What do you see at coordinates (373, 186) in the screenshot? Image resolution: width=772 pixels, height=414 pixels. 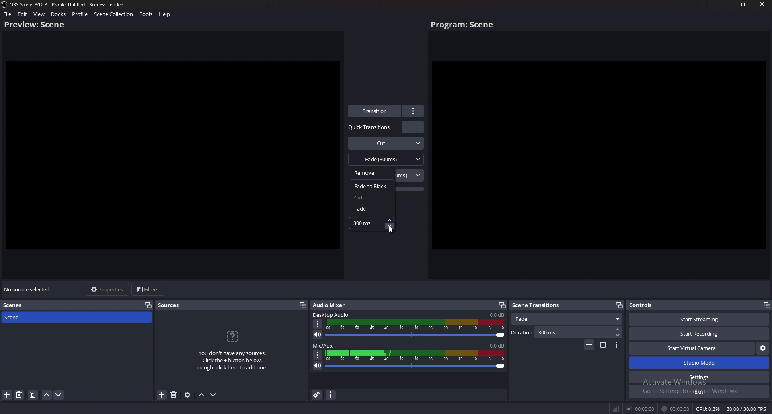 I see `fade to black` at bounding box center [373, 186].